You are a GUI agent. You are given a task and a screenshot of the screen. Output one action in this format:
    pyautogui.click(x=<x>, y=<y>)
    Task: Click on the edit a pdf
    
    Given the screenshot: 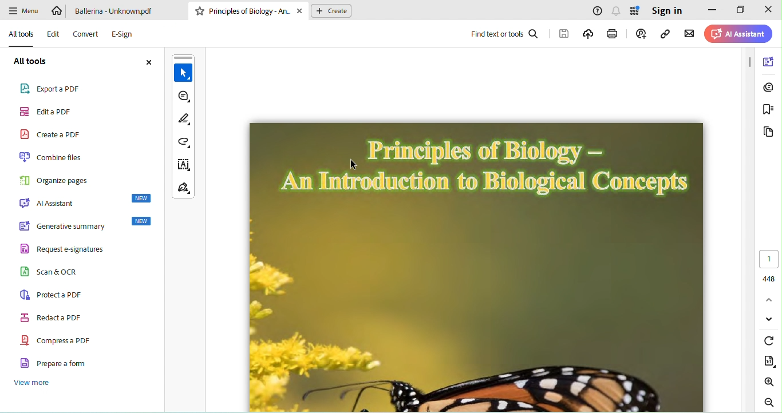 What is the action you would take?
    pyautogui.click(x=50, y=112)
    